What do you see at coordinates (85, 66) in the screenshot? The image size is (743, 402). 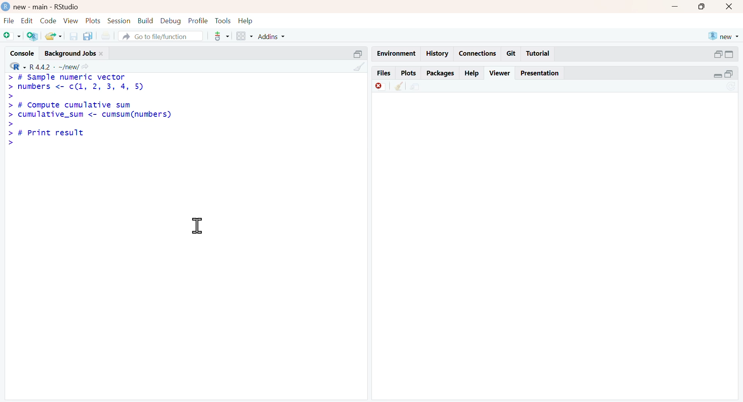 I see `Share icon` at bounding box center [85, 66].